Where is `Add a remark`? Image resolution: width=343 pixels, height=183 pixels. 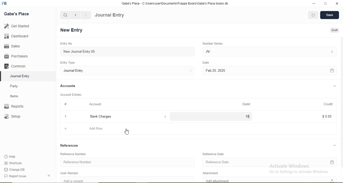 Add a remark is located at coordinates (128, 180).